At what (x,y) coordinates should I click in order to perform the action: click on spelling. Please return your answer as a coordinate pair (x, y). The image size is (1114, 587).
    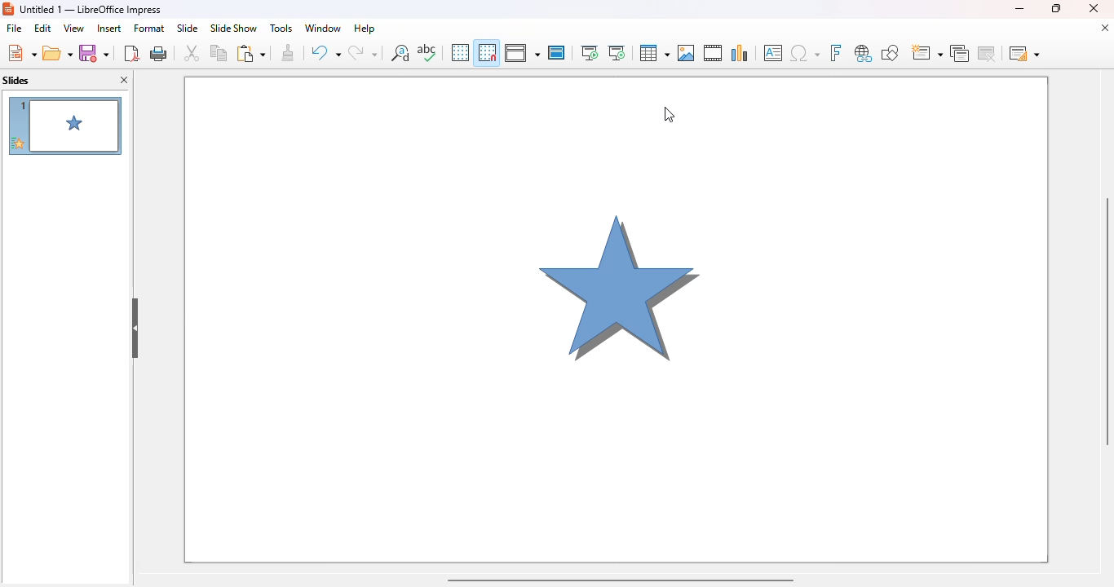
    Looking at the image, I should click on (427, 51).